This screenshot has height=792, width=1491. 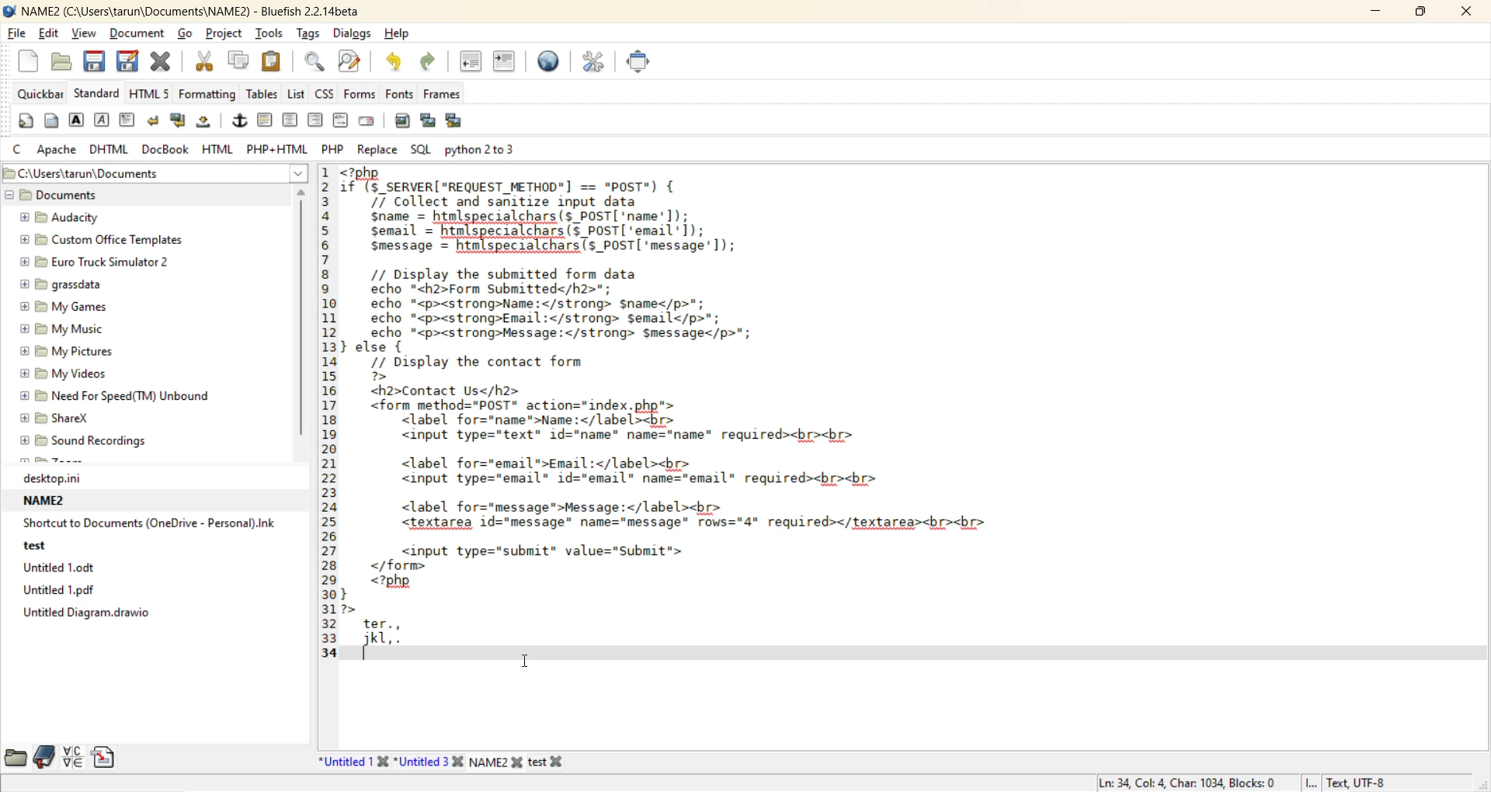 I want to click on charmap, so click(x=73, y=757).